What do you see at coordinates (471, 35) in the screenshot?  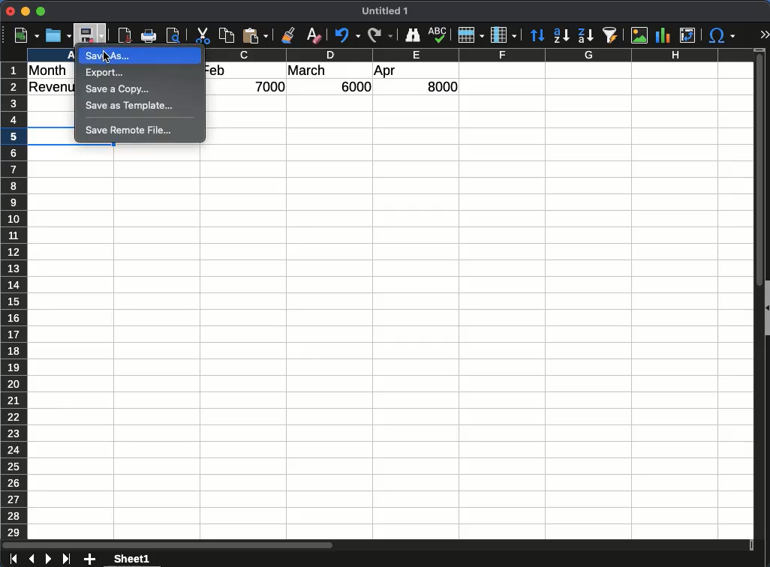 I see `row` at bounding box center [471, 35].